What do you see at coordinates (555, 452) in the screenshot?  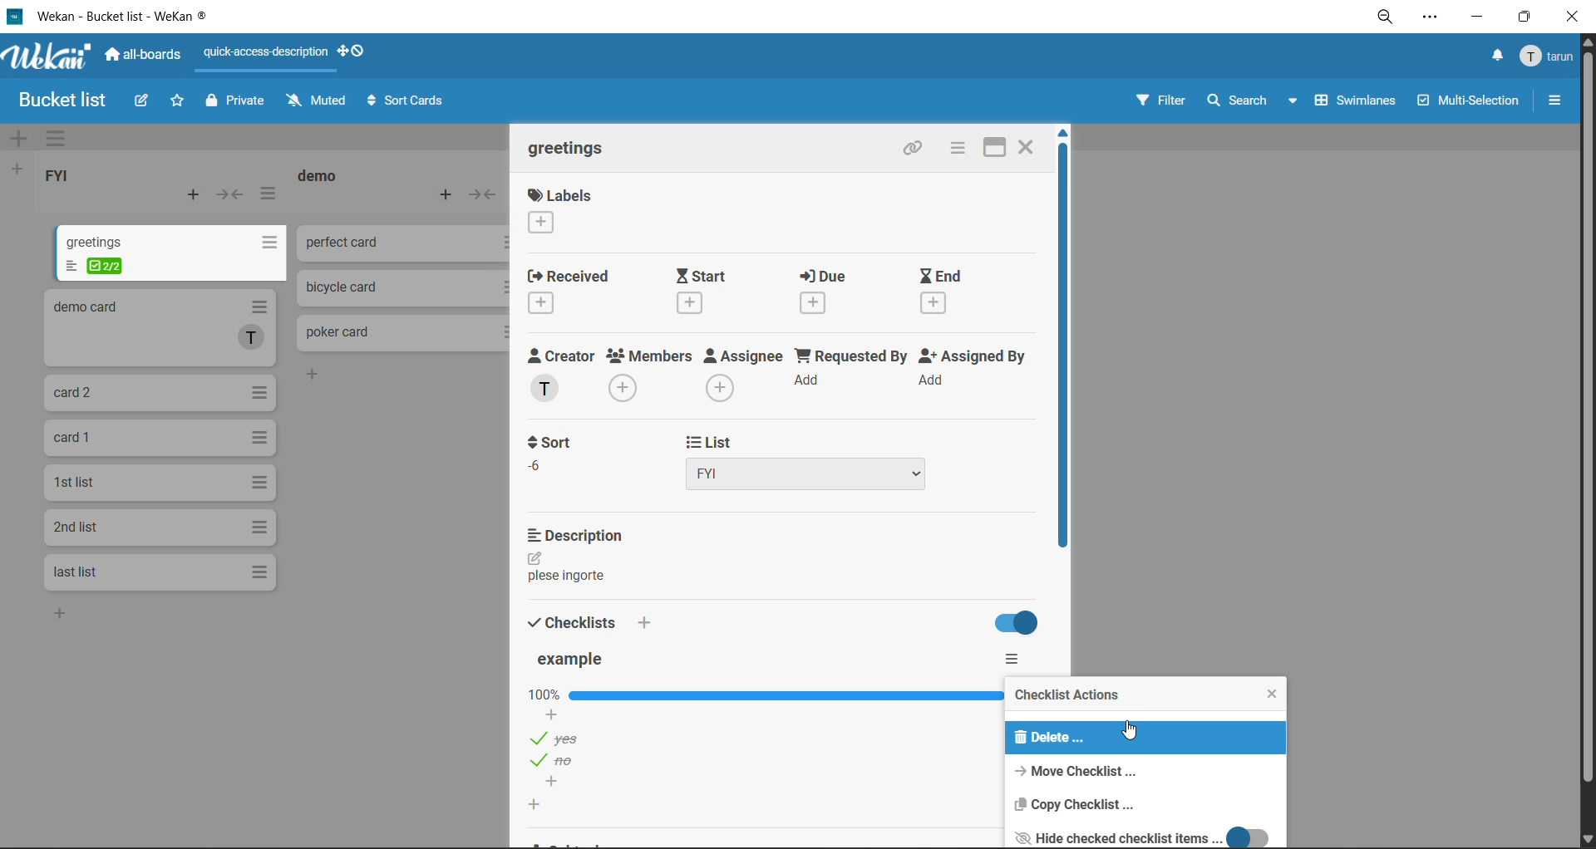 I see `sort` at bounding box center [555, 452].